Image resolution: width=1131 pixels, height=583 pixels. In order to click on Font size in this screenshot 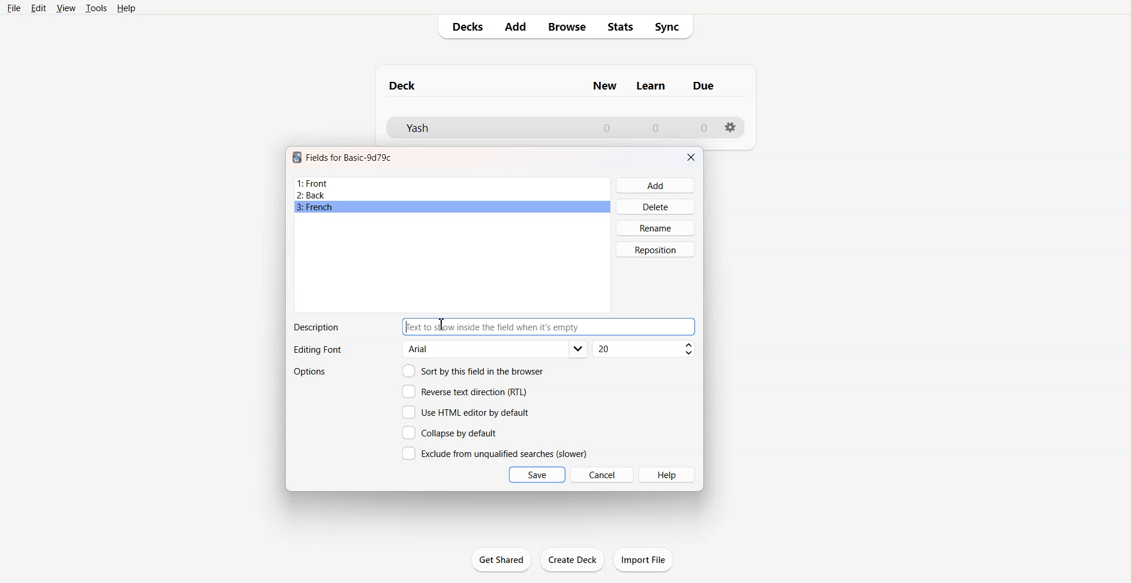, I will do `click(645, 349)`.